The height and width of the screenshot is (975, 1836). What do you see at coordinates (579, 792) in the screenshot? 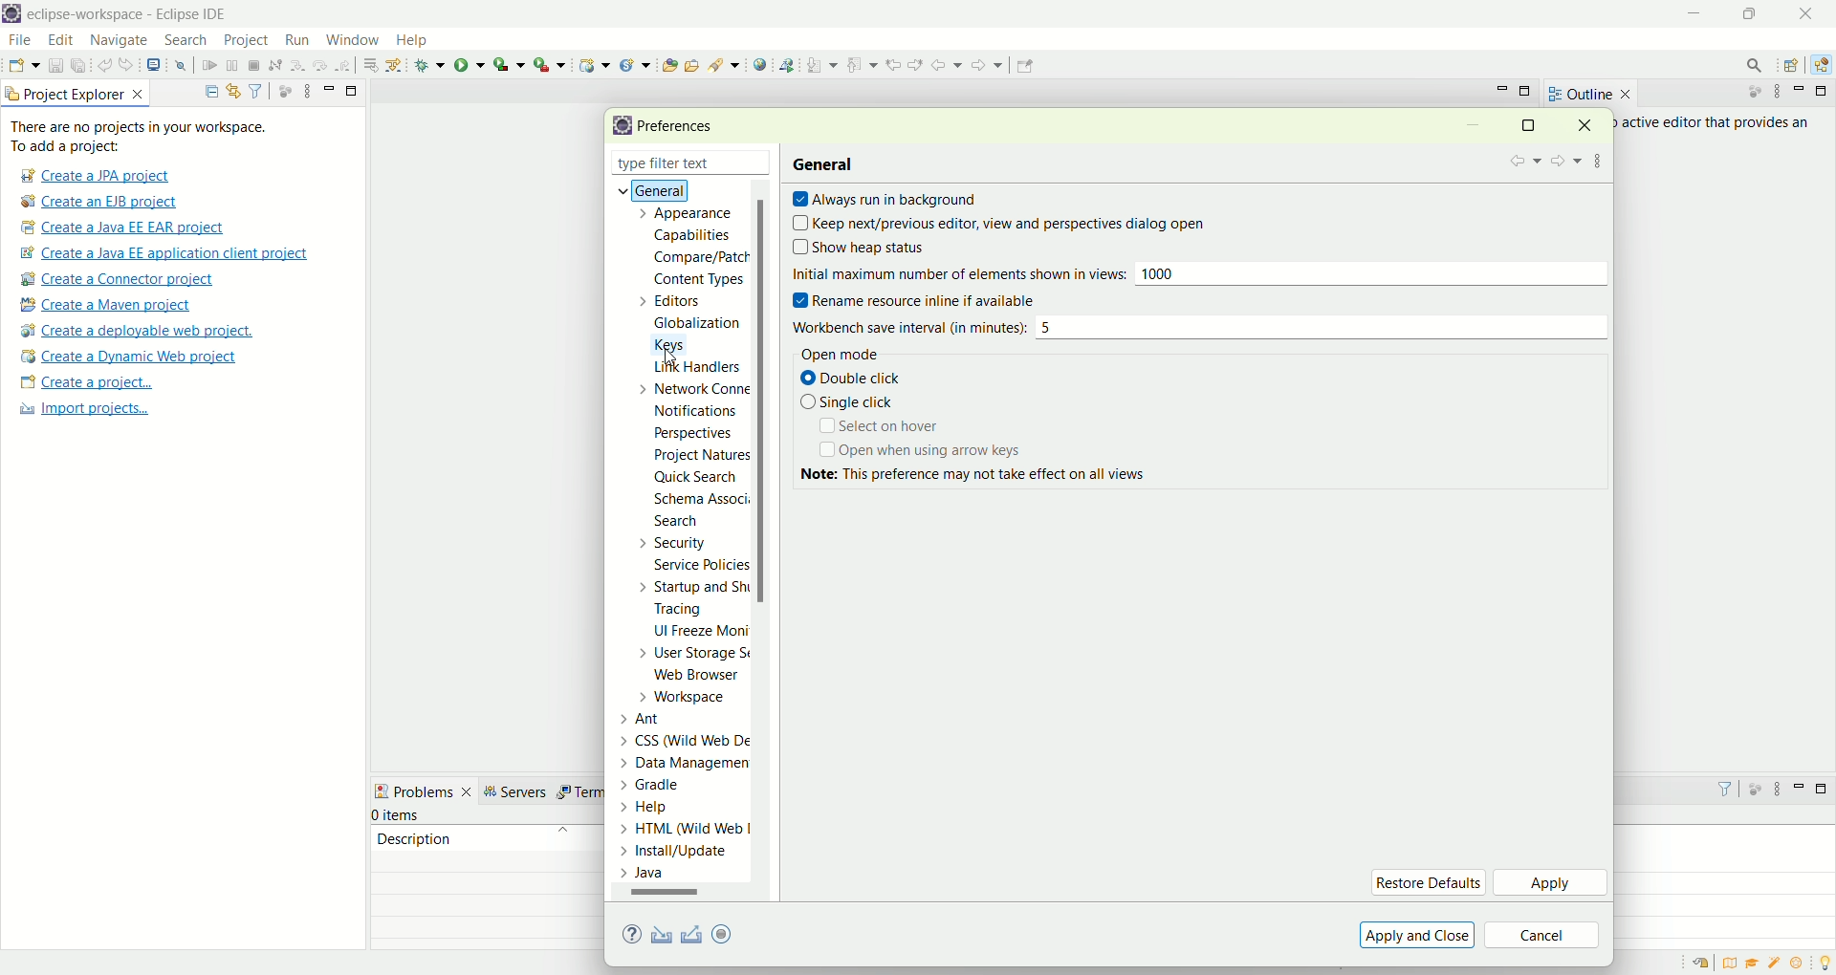
I see `term` at bounding box center [579, 792].